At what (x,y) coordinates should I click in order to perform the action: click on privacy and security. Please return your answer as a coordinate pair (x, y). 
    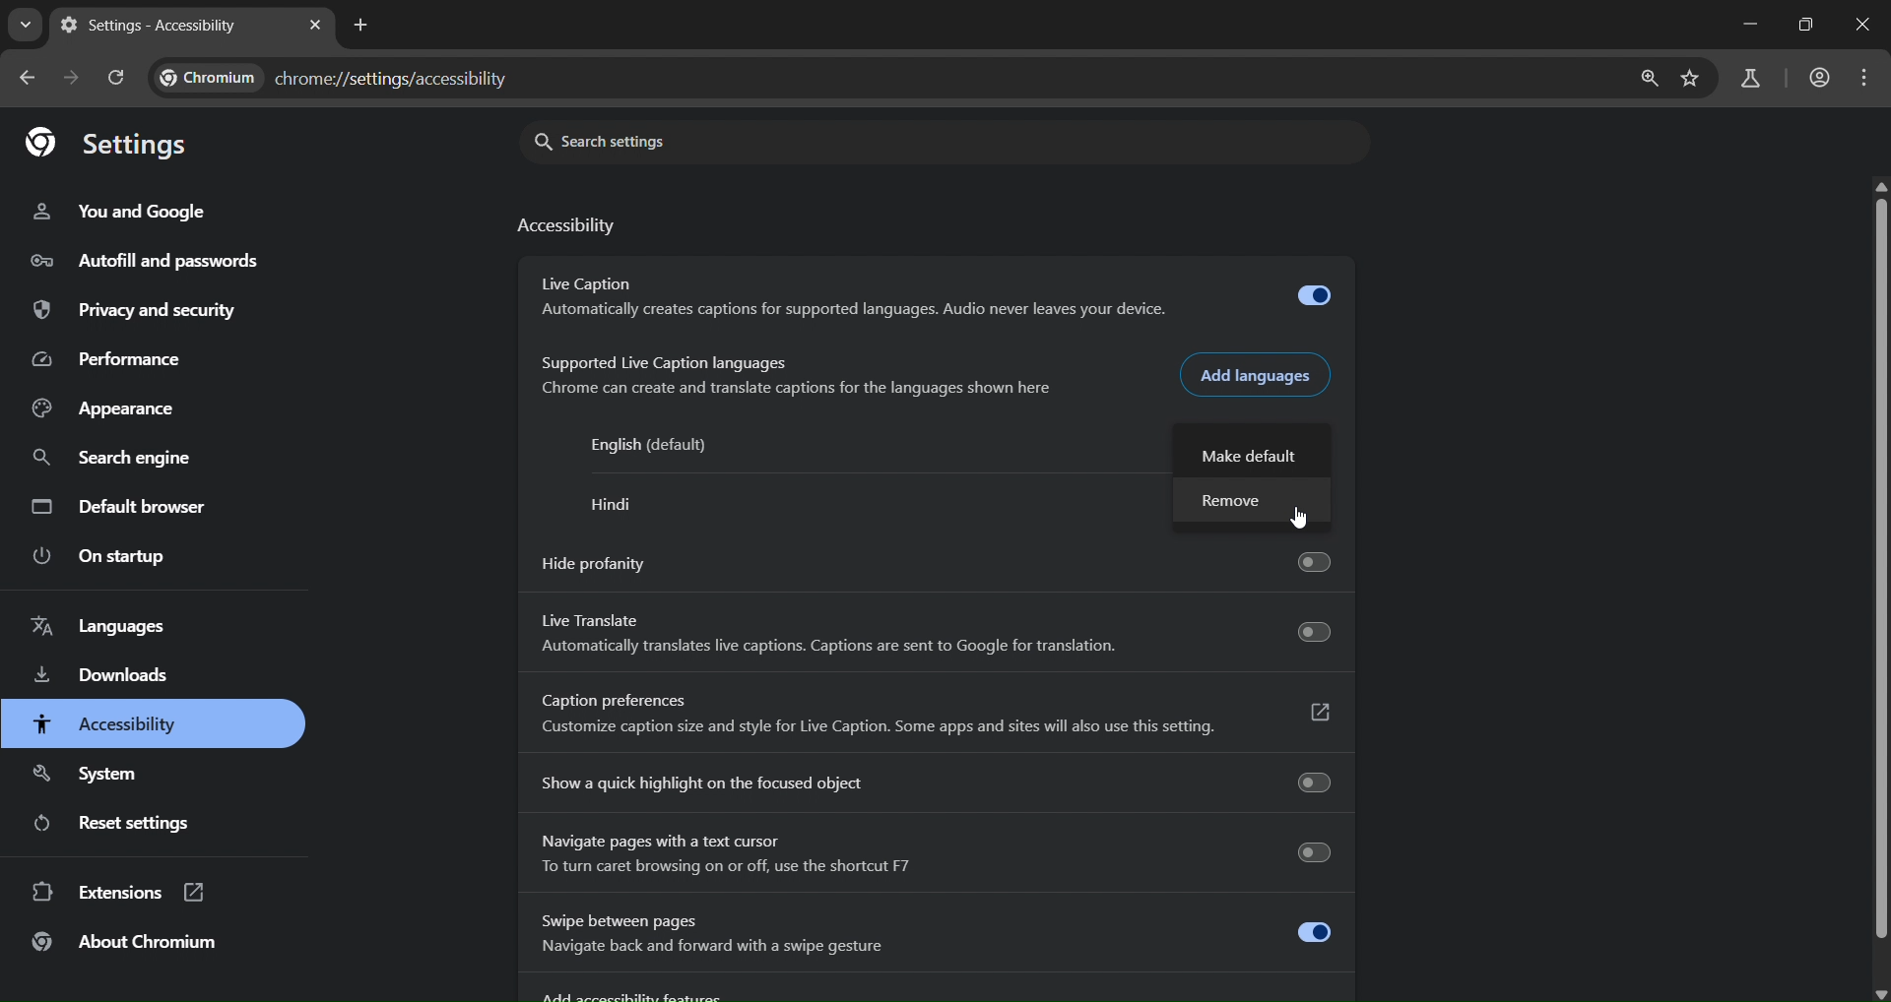
    Looking at the image, I should click on (138, 311).